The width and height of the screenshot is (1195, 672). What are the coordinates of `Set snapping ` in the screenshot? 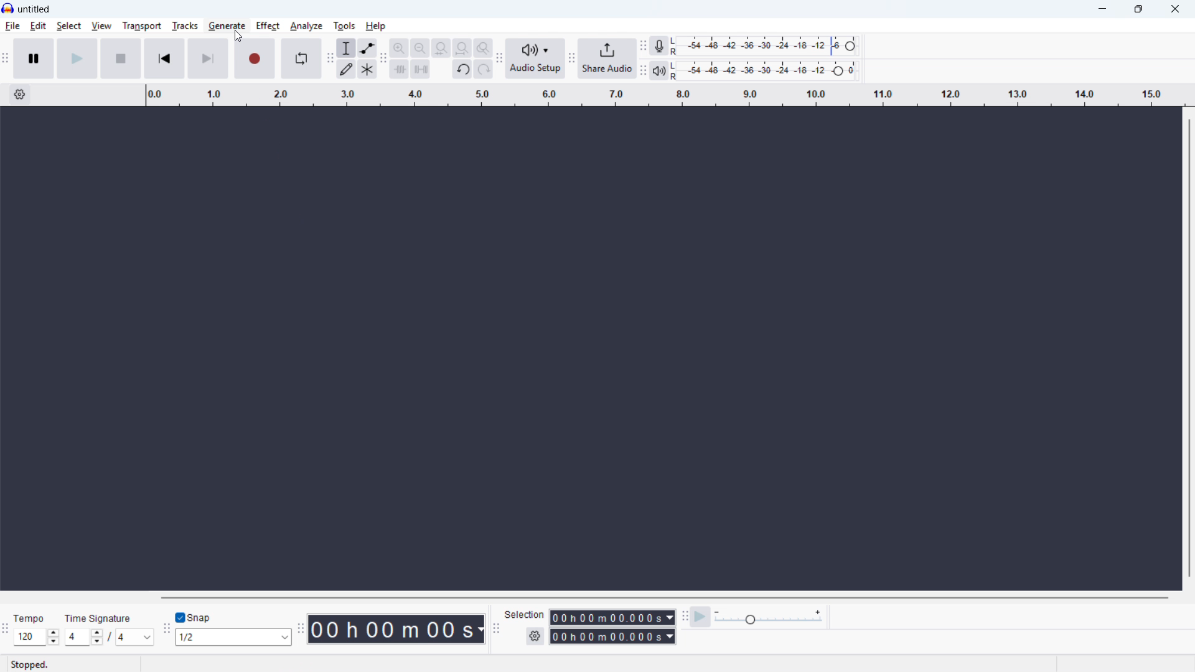 It's located at (233, 637).